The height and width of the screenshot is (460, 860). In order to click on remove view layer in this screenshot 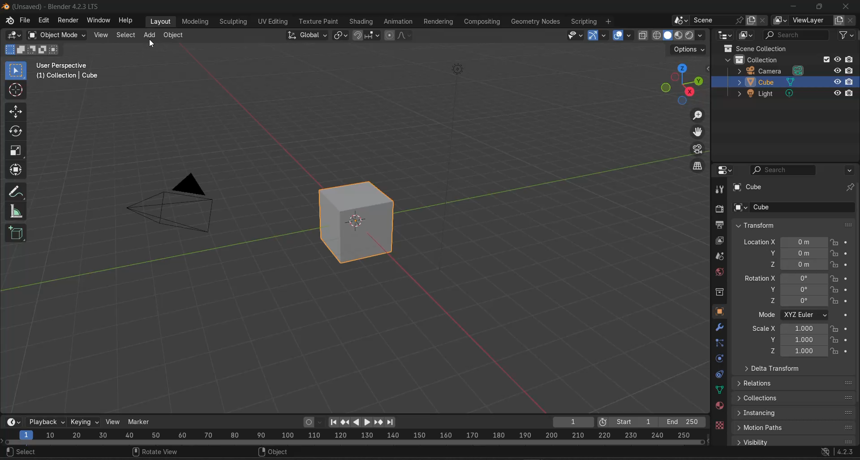, I will do `click(851, 21)`.